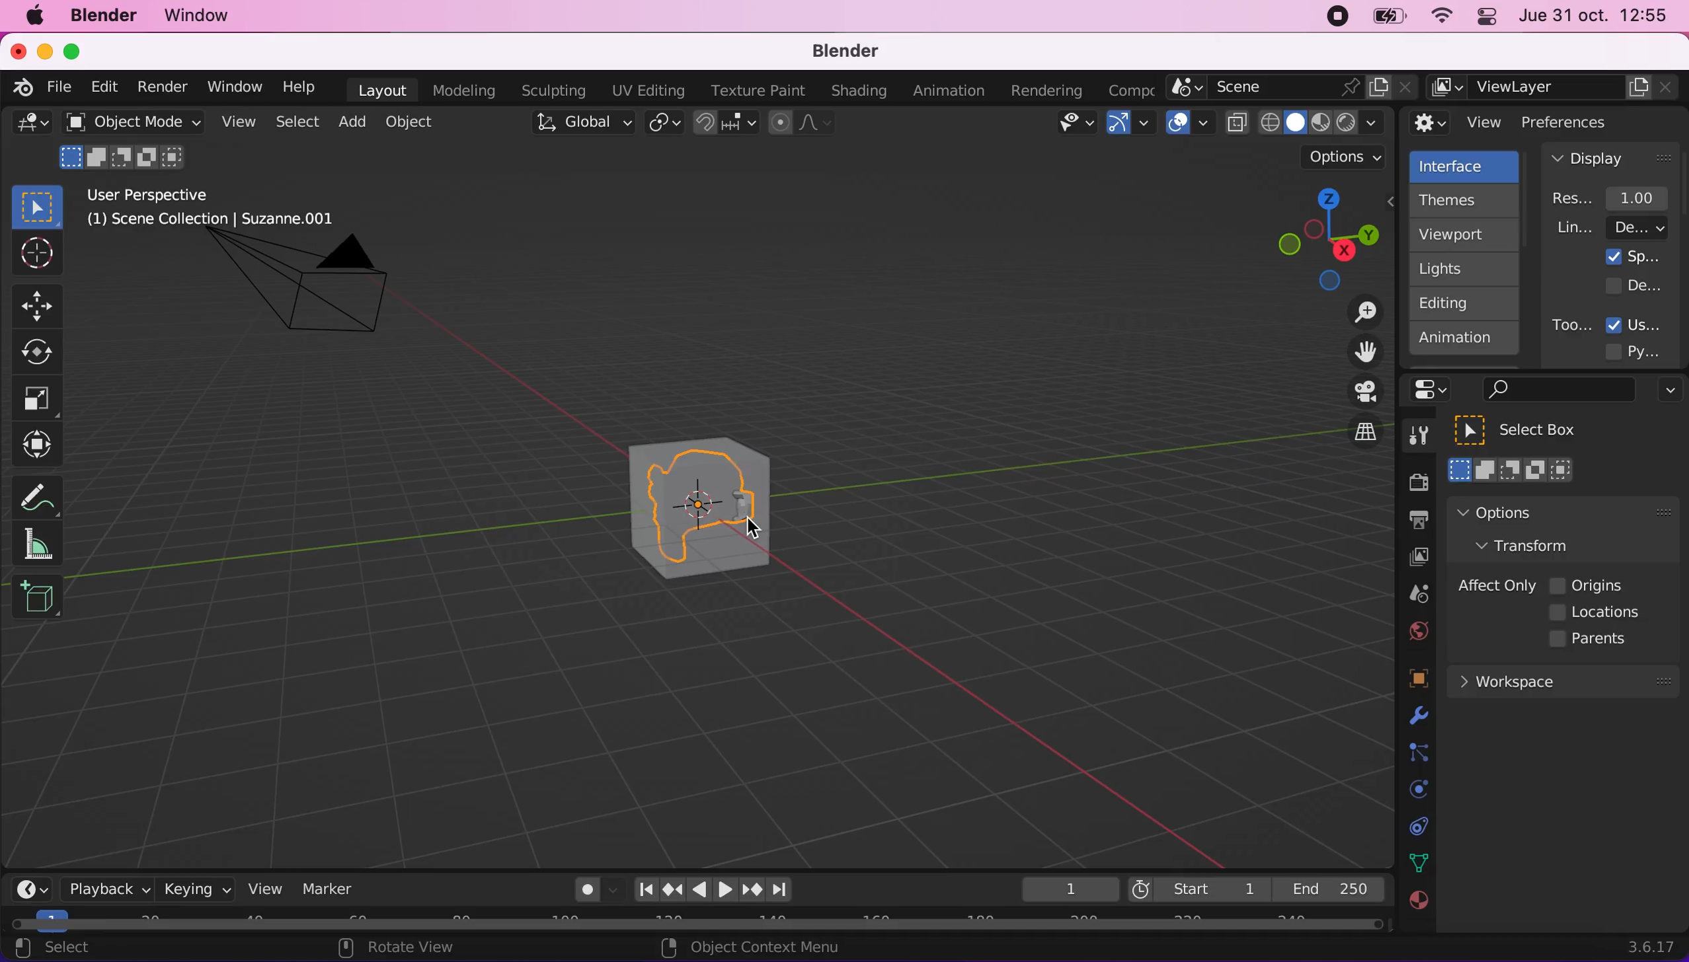 Image resolution: width=1689 pixels, height=962 pixels. Describe the element at coordinates (221, 209) in the screenshot. I see `user perspective (1) scene collection | suzzane.001` at that location.